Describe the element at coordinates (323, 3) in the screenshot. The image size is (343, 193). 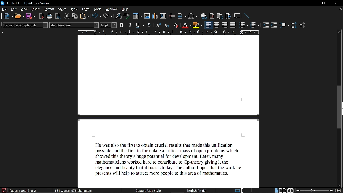
I see `restore down` at that location.